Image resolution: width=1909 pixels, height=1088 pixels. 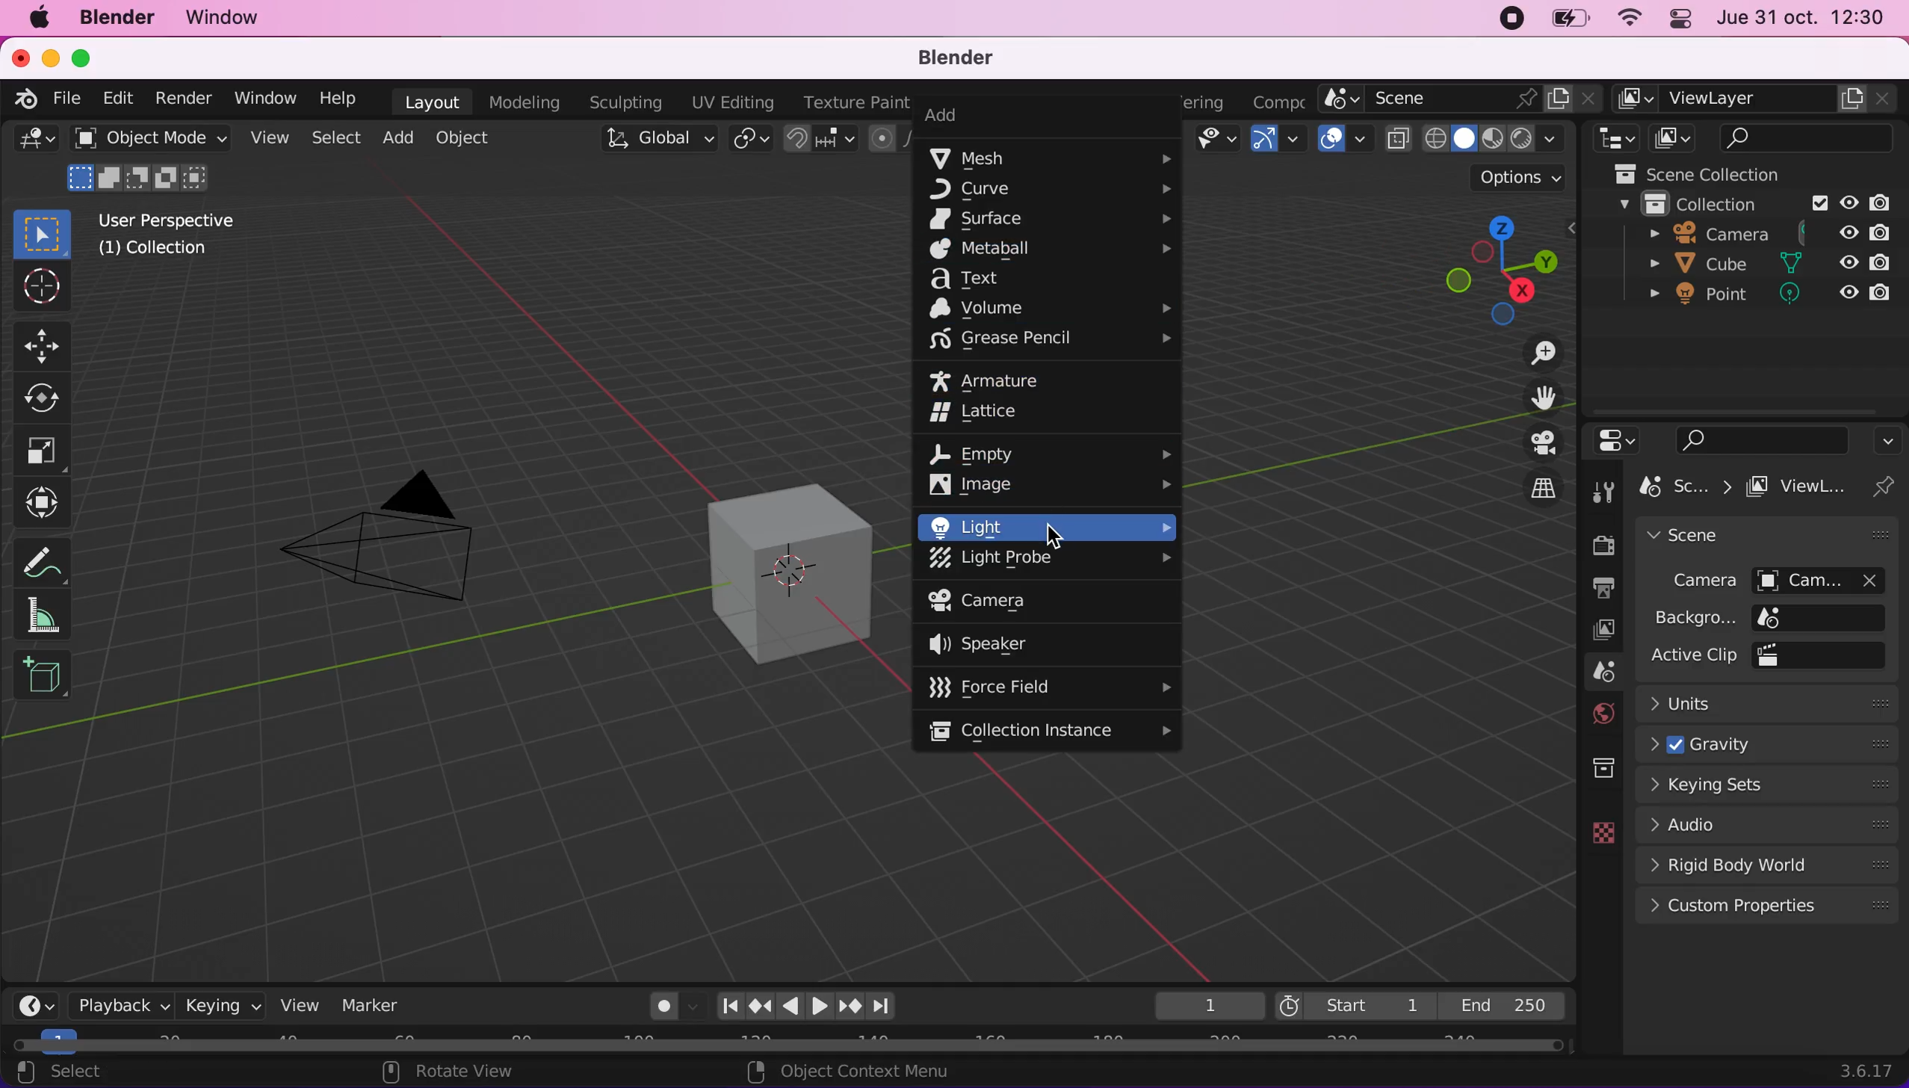 What do you see at coordinates (1399, 142) in the screenshot?
I see `toggle x ray` at bounding box center [1399, 142].